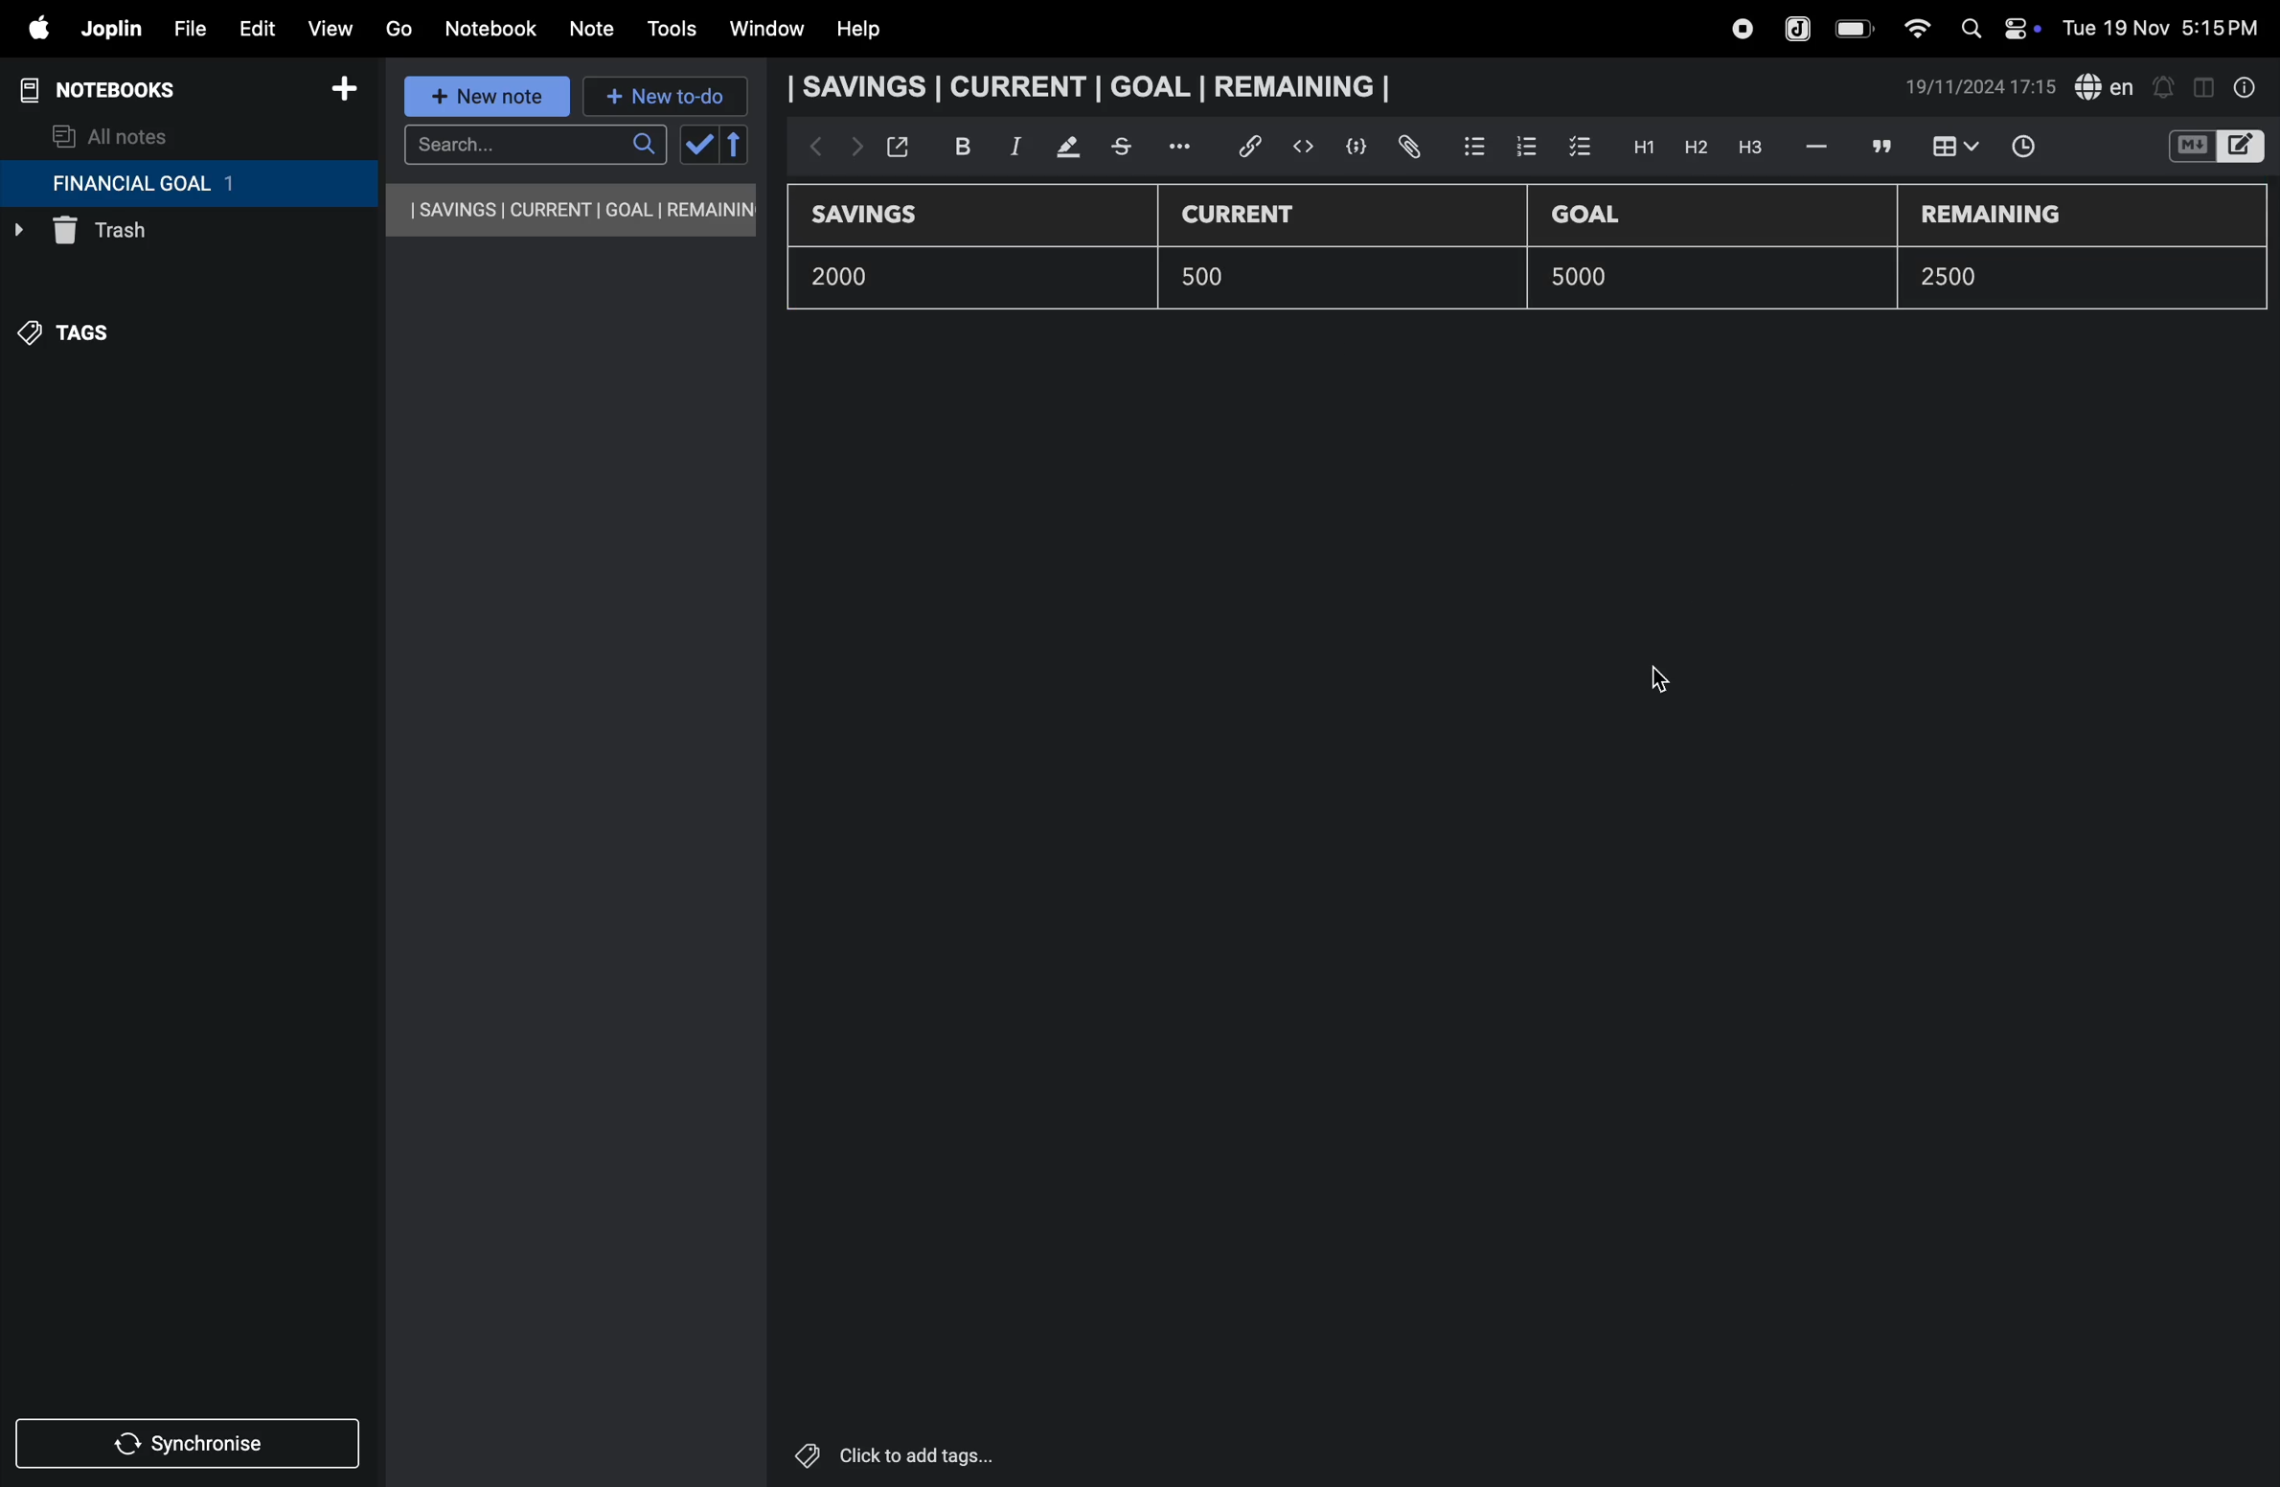 The width and height of the screenshot is (2280, 1487). I want to click on mark, so click(1060, 149).